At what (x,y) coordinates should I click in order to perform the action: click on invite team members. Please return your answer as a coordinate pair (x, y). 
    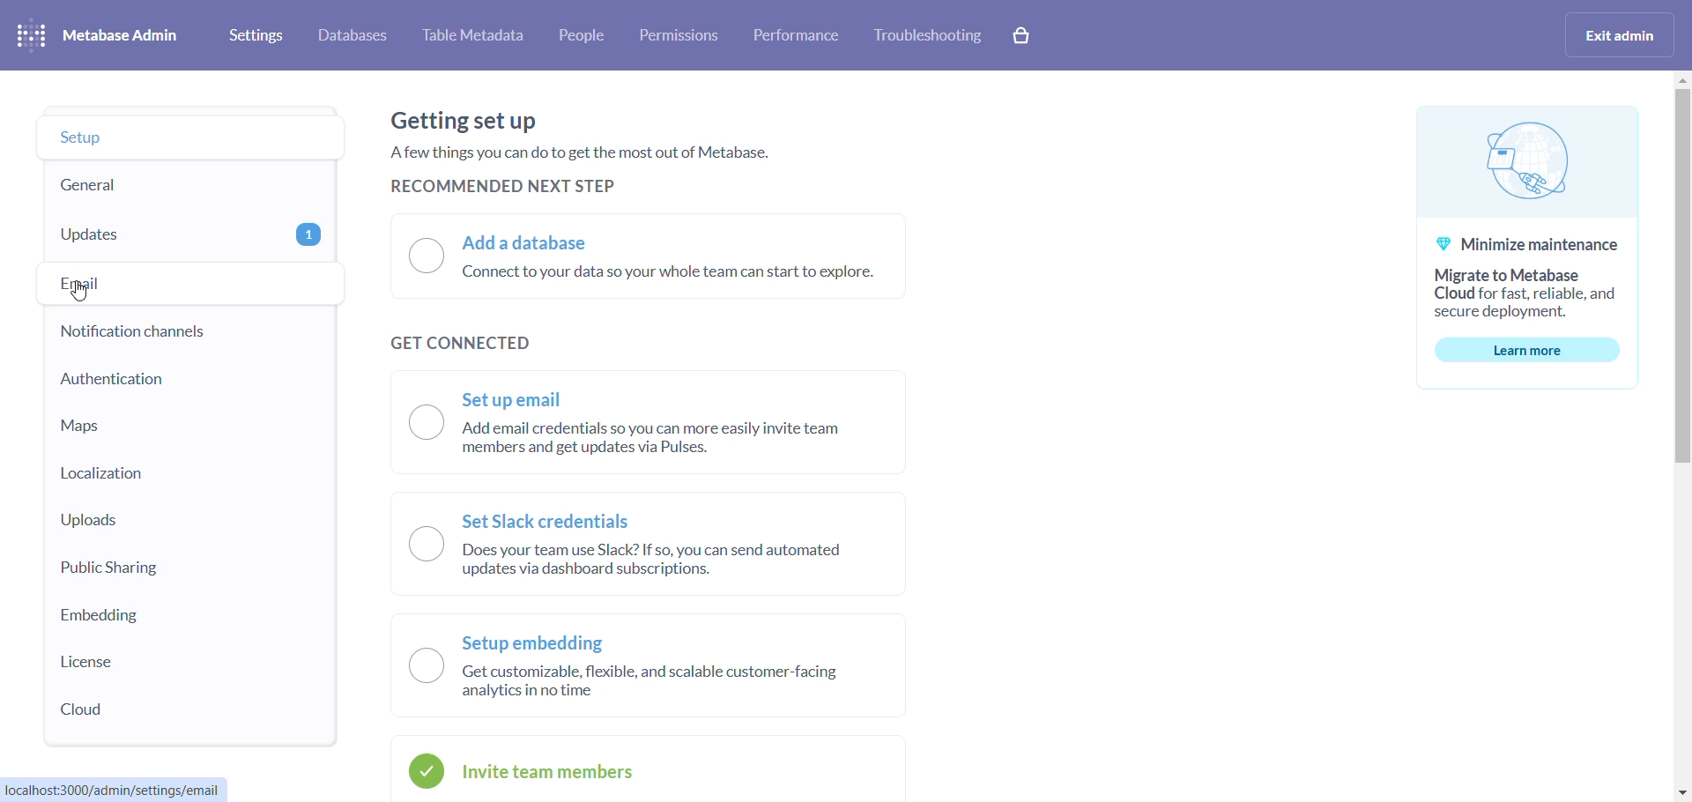
    Looking at the image, I should click on (544, 775).